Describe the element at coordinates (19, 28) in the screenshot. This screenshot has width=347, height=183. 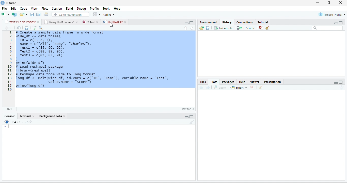
I see `open in new window` at that location.